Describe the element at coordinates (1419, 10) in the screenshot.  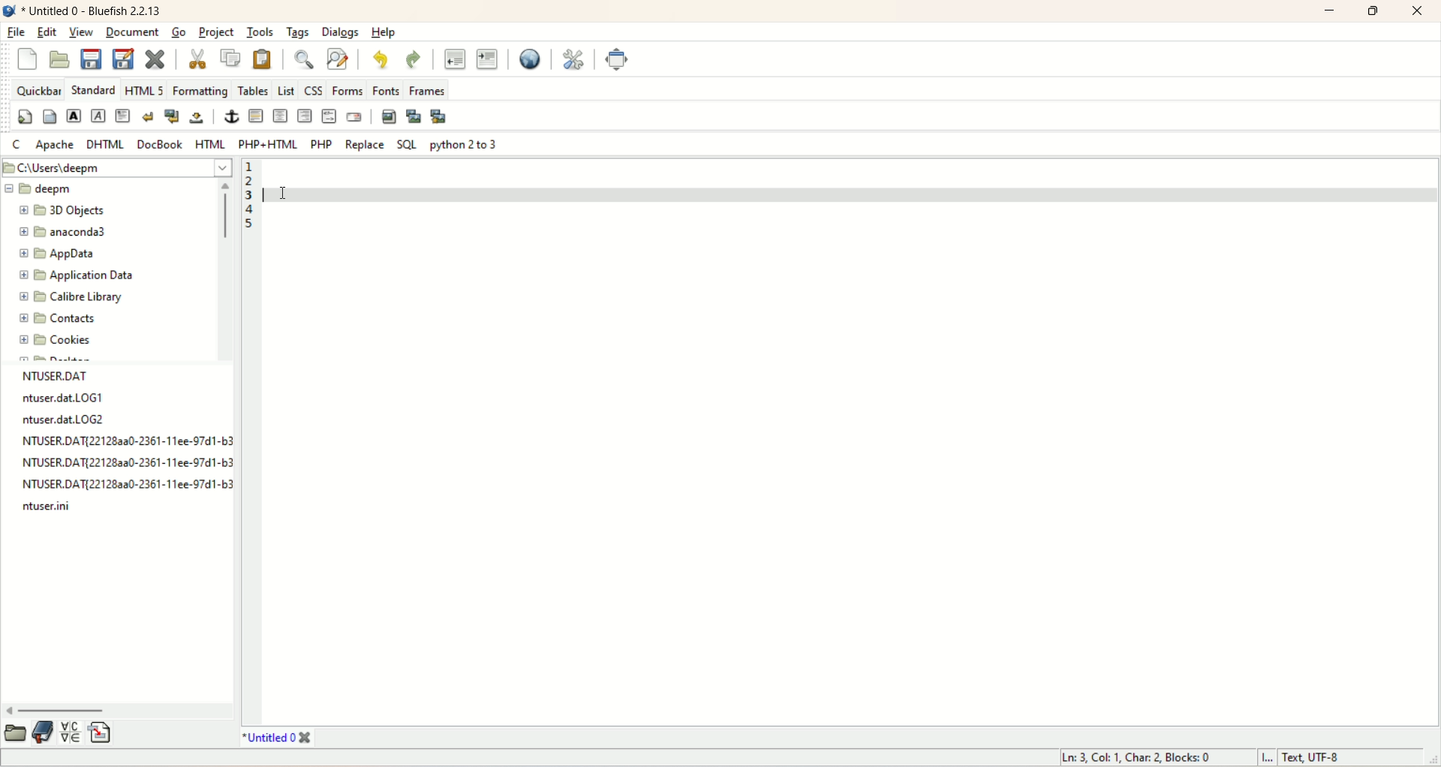
I see `close` at that location.